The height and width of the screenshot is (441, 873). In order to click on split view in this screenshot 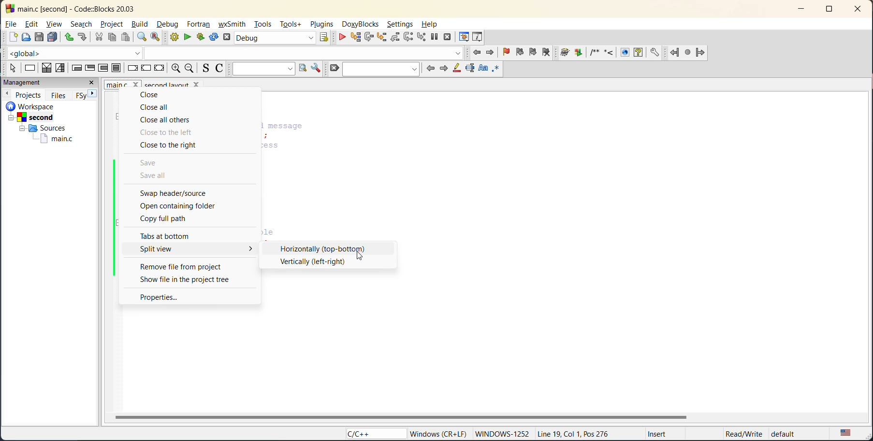, I will do `click(197, 248)`.